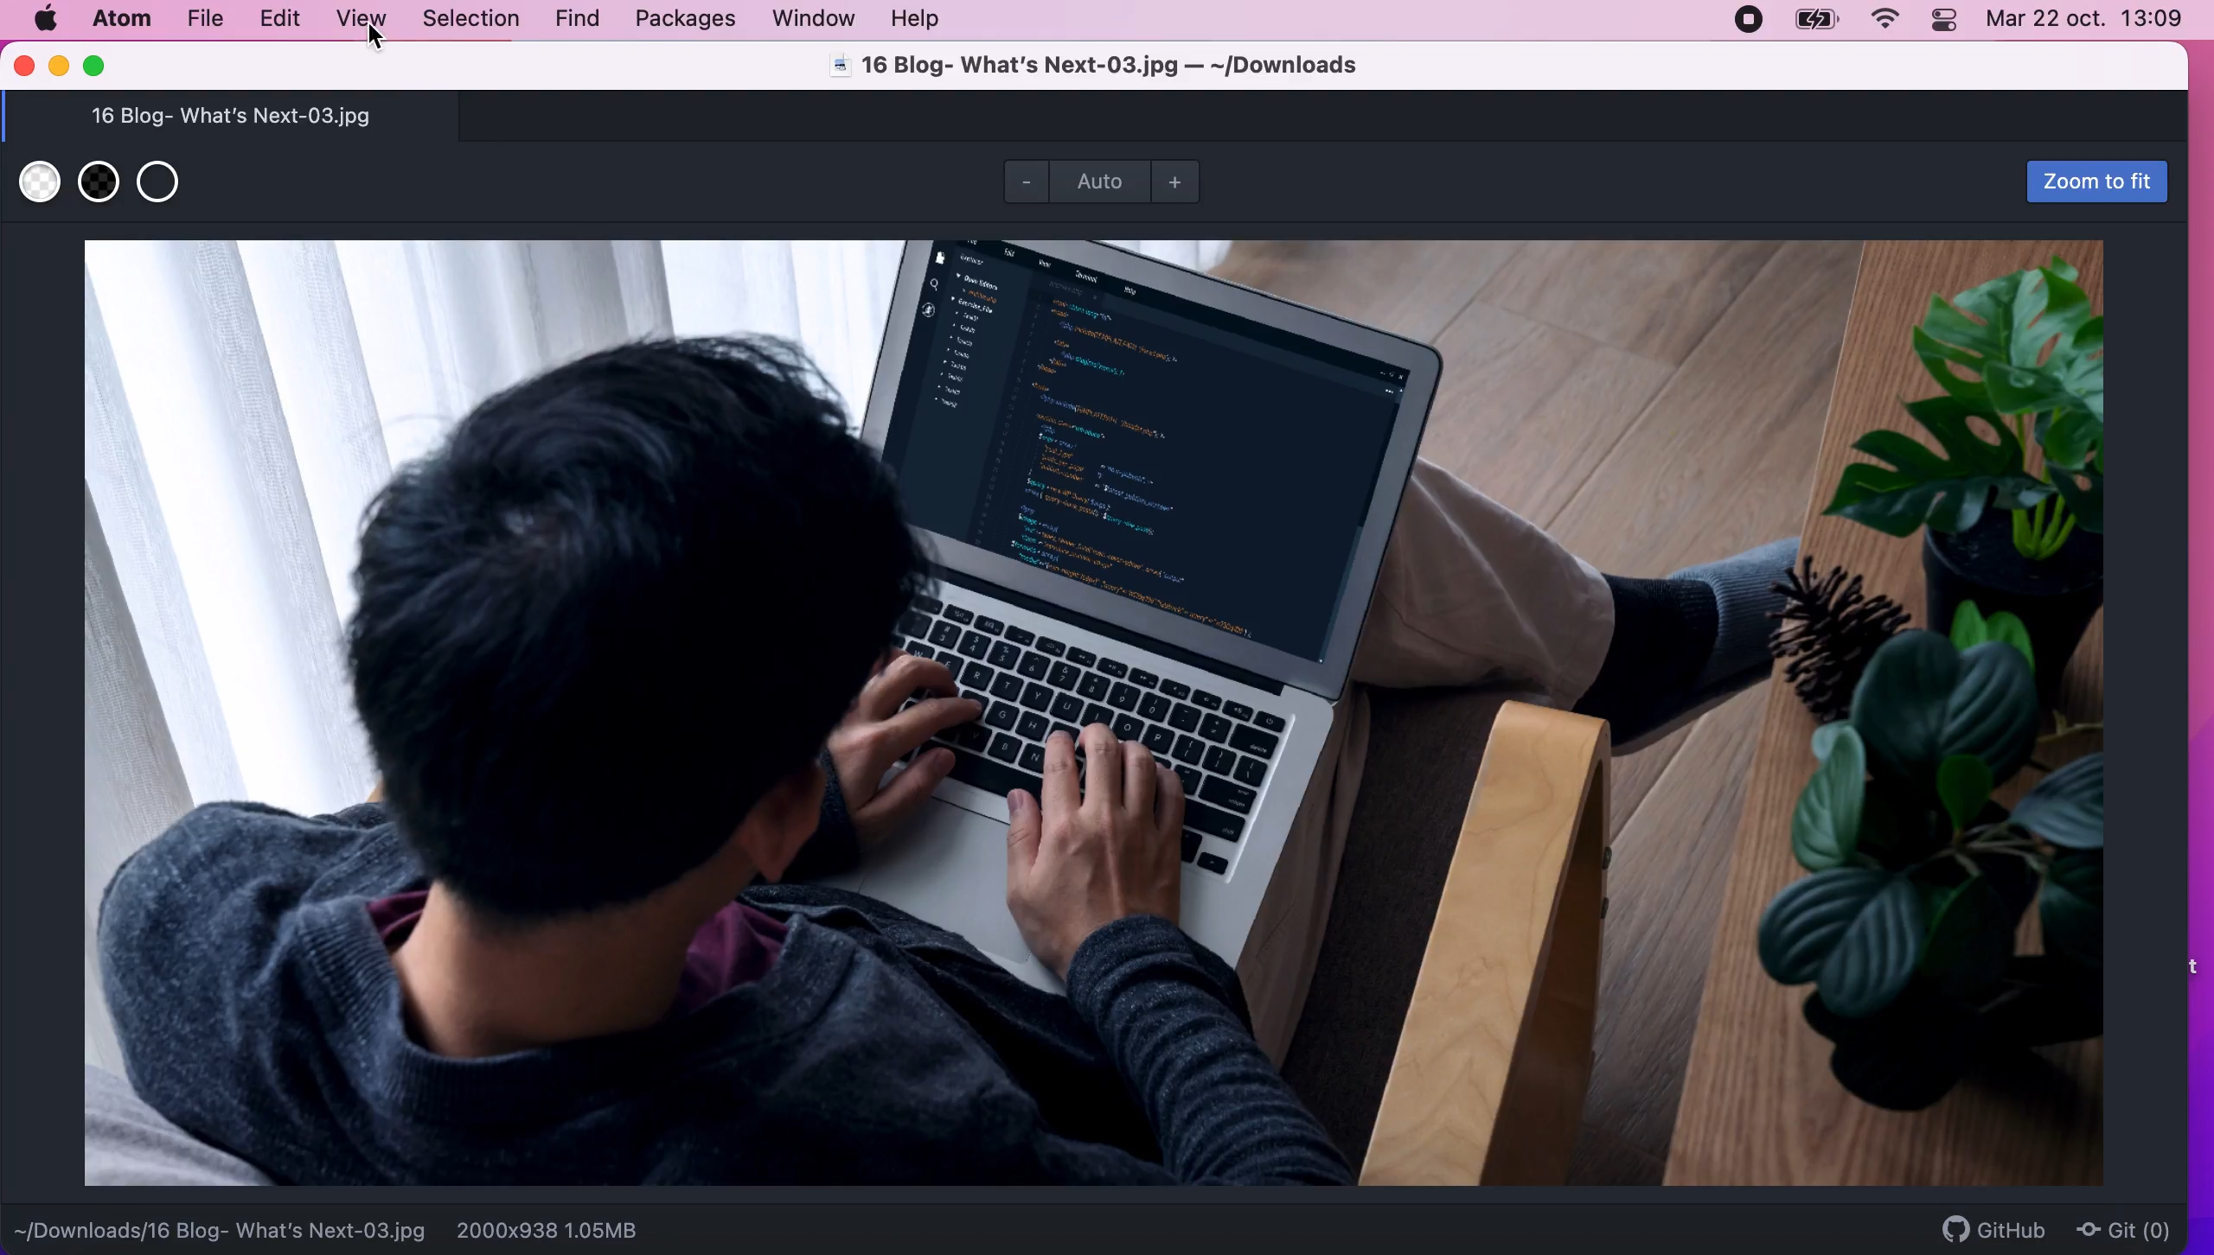  What do you see at coordinates (22, 73) in the screenshot?
I see `close` at bounding box center [22, 73].